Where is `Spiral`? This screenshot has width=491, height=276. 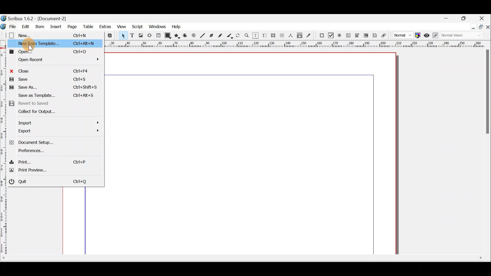 Spiral is located at coordinates (194, 35).